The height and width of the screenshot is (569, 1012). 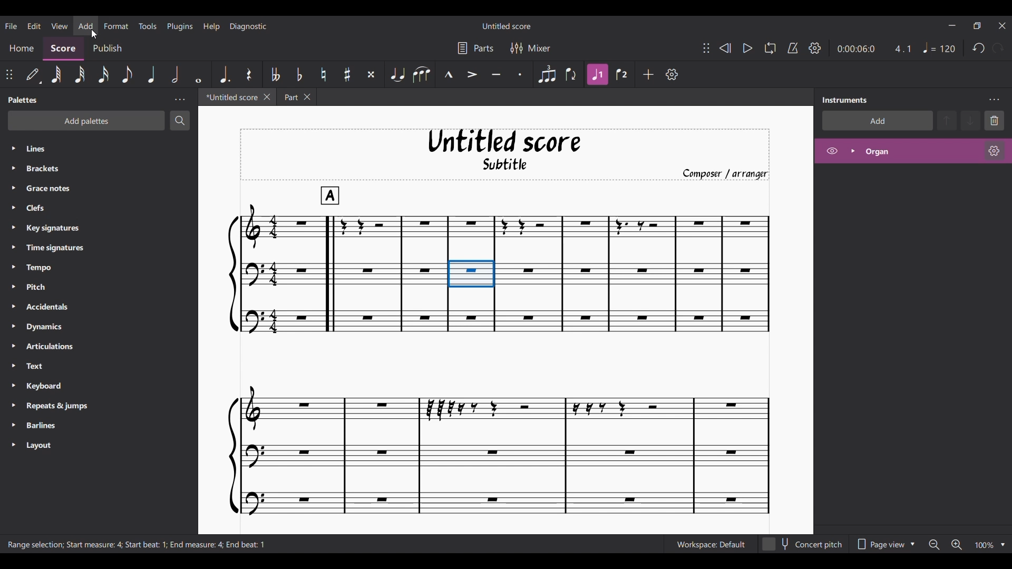 I want to click on Show interface in a smaller tab, so click(x=977, y=25).